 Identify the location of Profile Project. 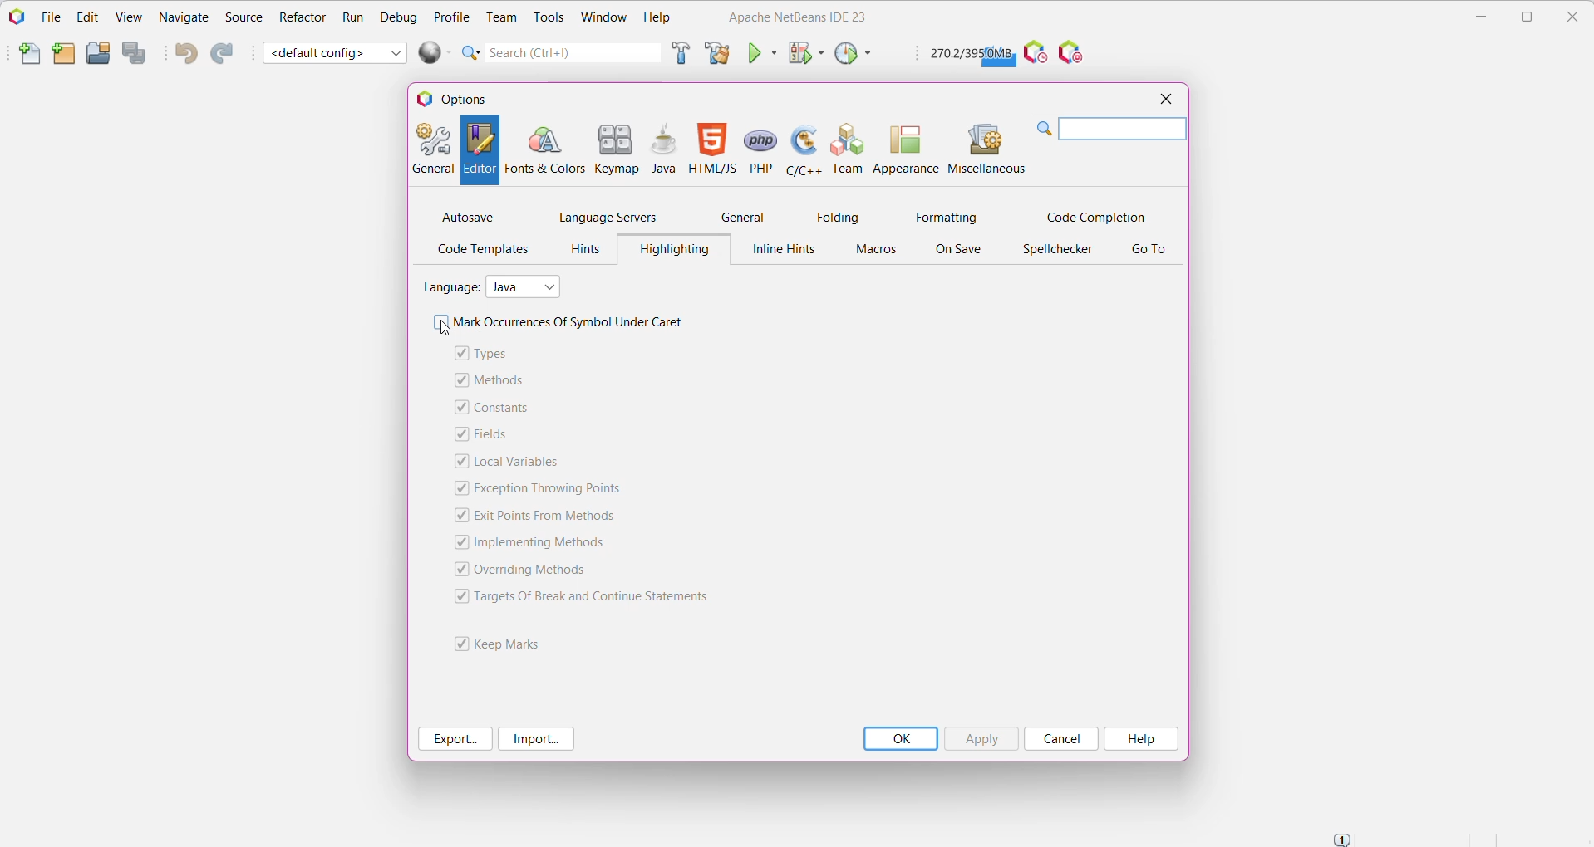
(853, 55).